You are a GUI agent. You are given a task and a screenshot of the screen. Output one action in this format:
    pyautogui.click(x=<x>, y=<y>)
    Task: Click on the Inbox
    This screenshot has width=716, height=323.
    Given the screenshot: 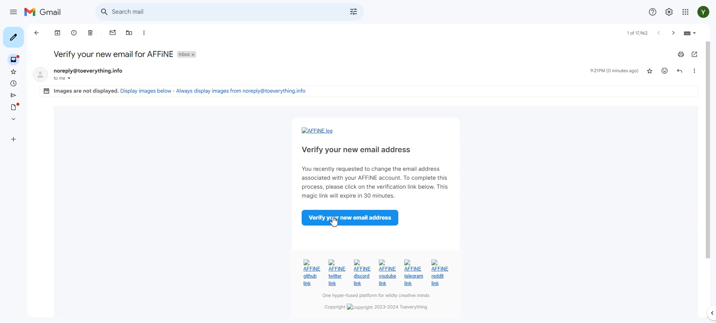 What is the action you would take?
    pyautogui.click(x=14, y=59)
    